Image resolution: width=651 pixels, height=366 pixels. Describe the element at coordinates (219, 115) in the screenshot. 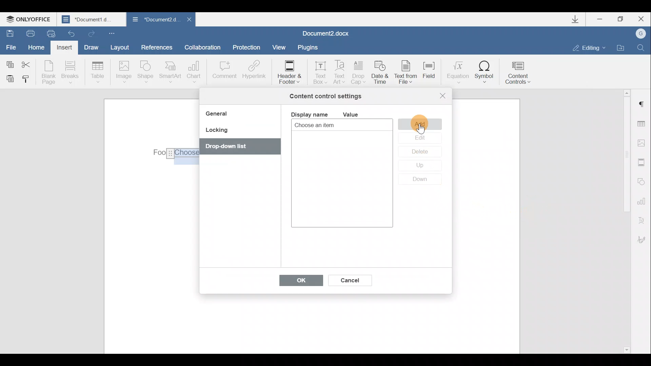

I see `General` at that location.